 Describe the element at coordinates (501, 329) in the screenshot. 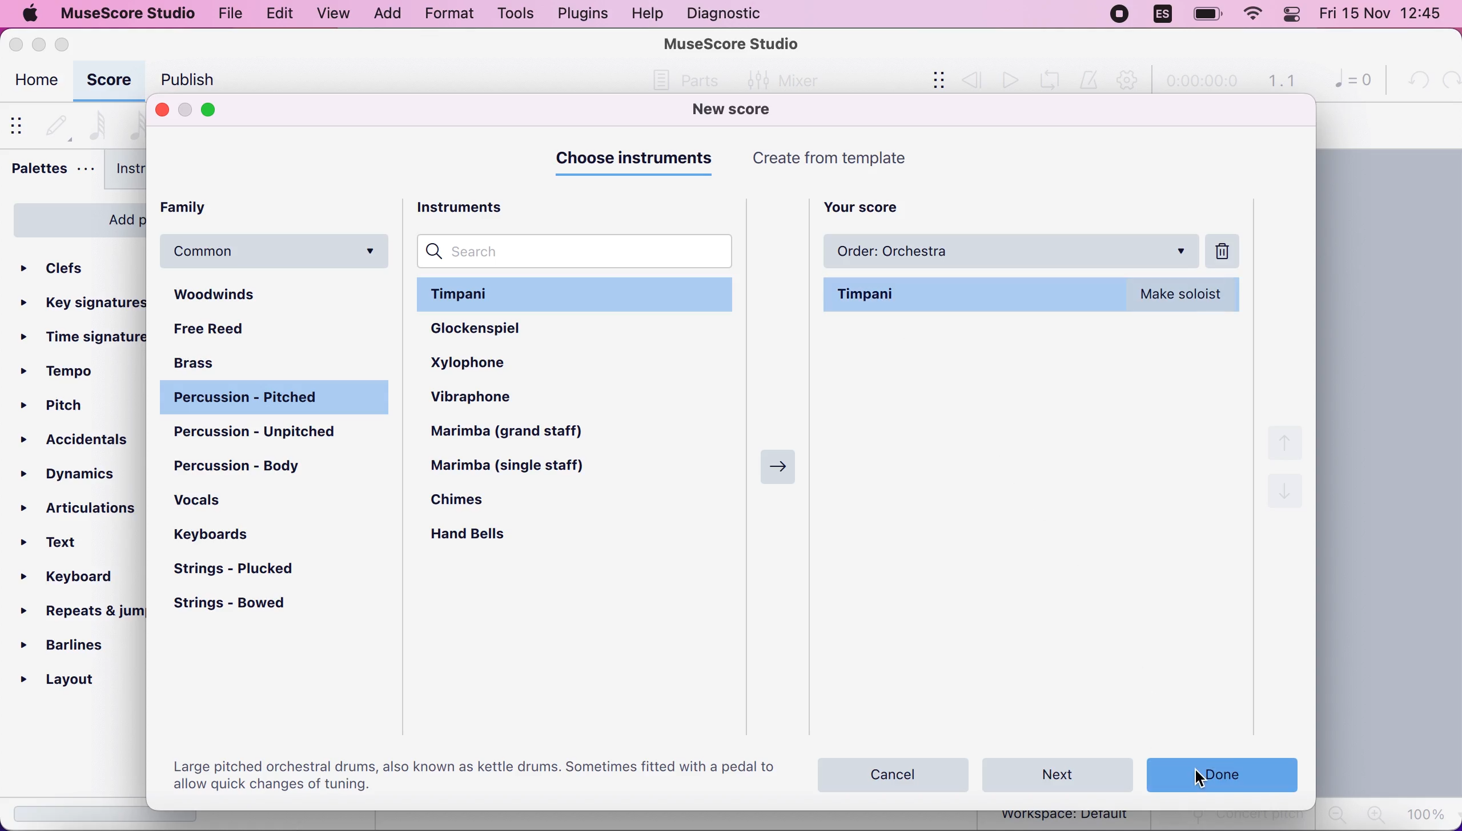

I see `glockenspiel` at that location.